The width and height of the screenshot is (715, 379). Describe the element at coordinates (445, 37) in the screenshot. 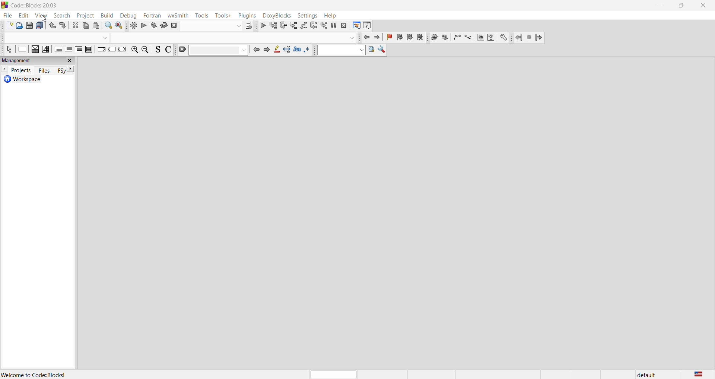

I see `Extract` at that location.